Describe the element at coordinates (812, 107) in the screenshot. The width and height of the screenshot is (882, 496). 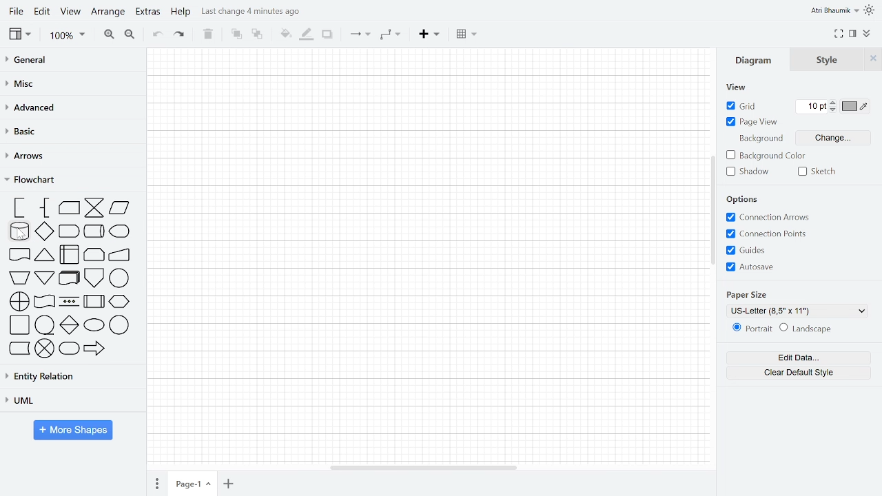
I see `Current grid pt` at that location.